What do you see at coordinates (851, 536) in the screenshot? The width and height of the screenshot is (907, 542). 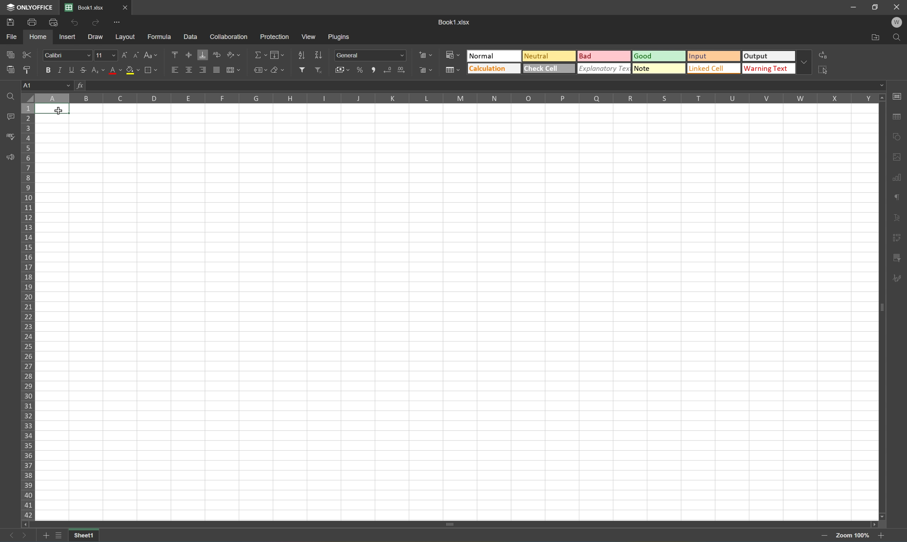 I see `Zoom 100%` at bounding box center [851, 536].